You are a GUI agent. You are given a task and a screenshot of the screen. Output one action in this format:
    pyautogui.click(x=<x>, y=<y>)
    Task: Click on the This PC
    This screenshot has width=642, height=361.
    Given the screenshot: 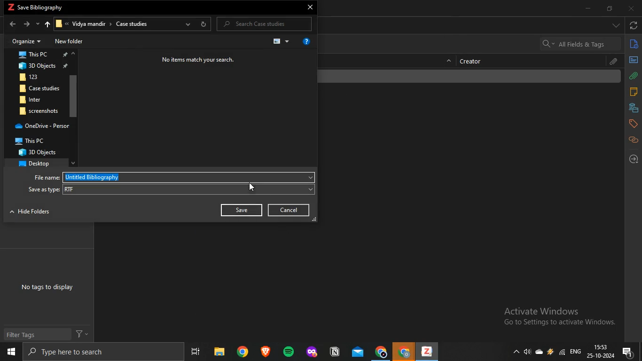 What is the action you would take?
    pyautogui.click(x=47, y=55)
    